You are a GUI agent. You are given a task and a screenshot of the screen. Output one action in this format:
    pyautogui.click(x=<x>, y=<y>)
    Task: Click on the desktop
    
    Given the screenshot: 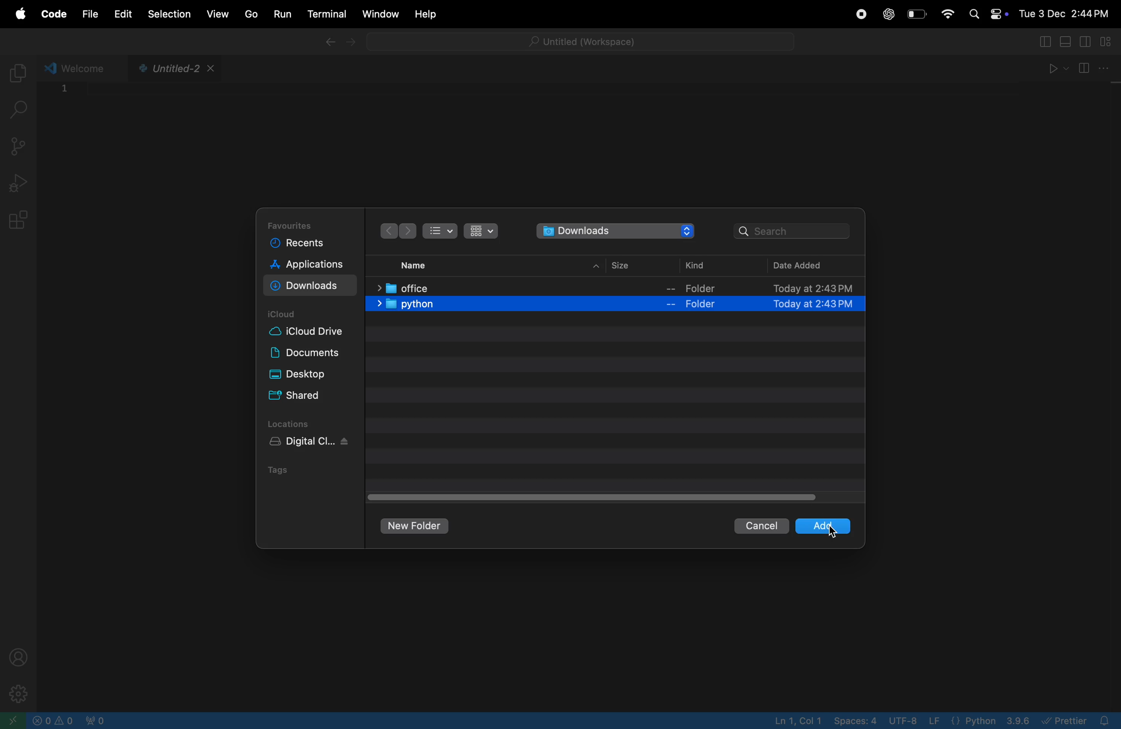 What is the action you would take?
    pyautogui.click(x=308, y=376)
    